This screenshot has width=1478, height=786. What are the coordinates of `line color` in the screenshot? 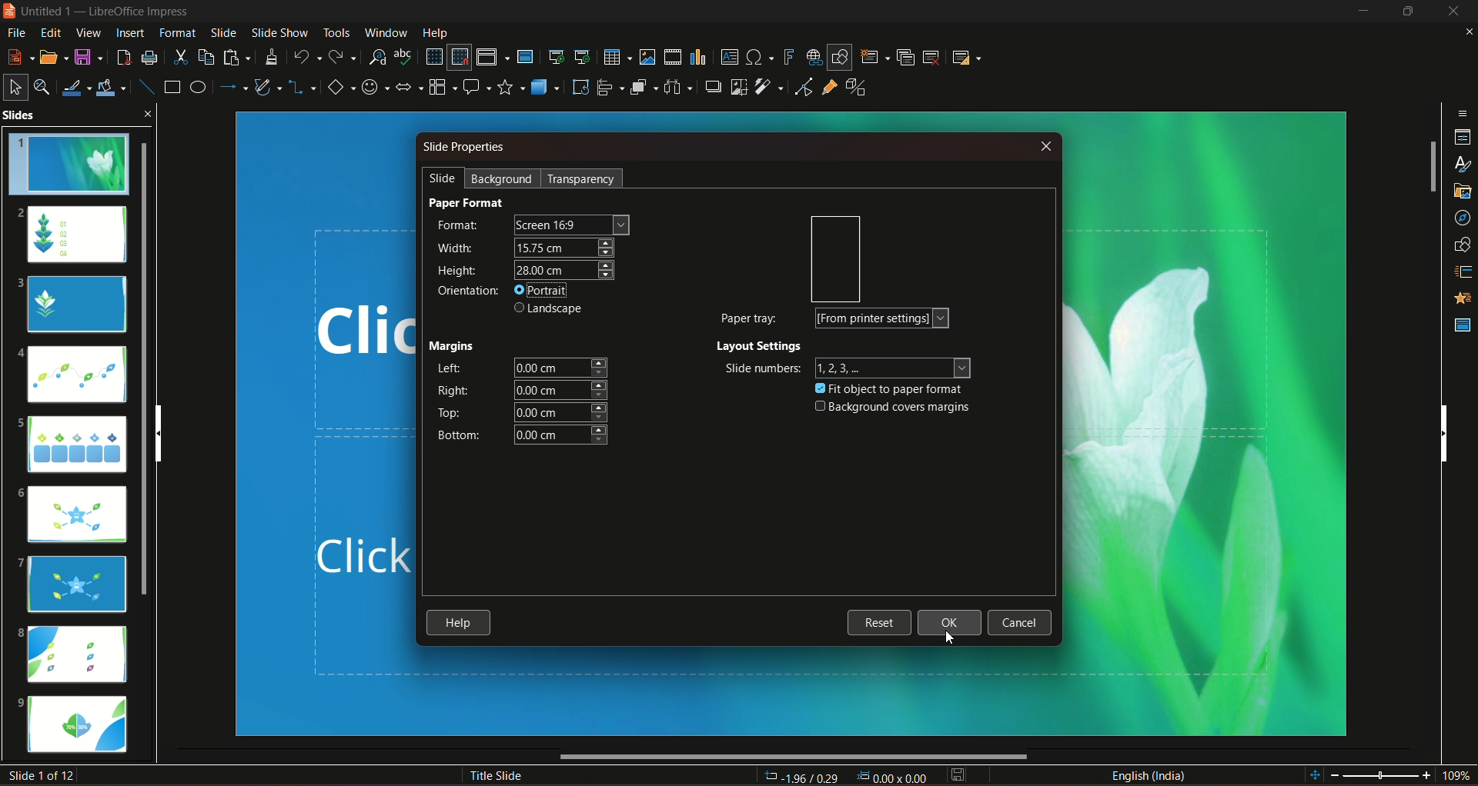 It's located at (78, 86).